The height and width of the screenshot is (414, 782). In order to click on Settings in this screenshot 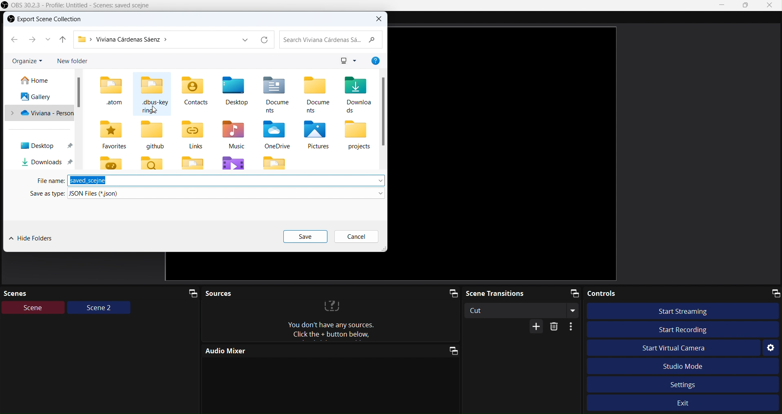, I will do `click(685, 385)`.